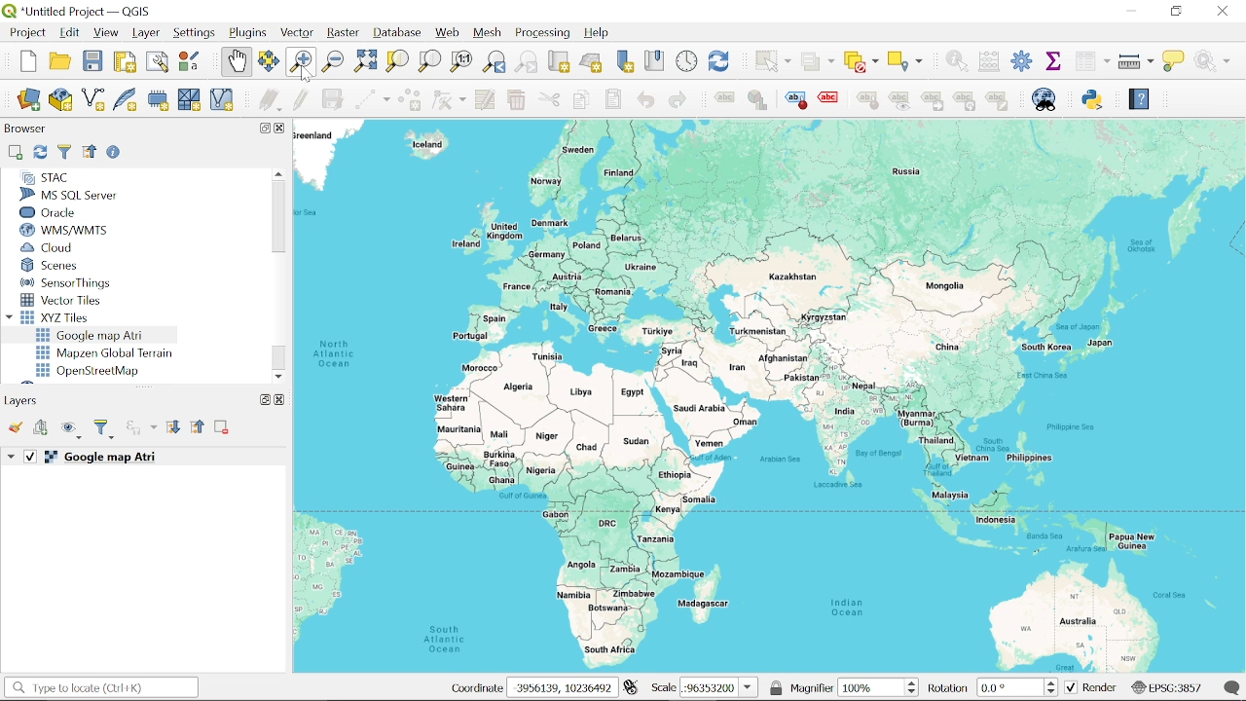 This screenshot has height=701, width=1246. I want to click on Orade, so click(65, 212).